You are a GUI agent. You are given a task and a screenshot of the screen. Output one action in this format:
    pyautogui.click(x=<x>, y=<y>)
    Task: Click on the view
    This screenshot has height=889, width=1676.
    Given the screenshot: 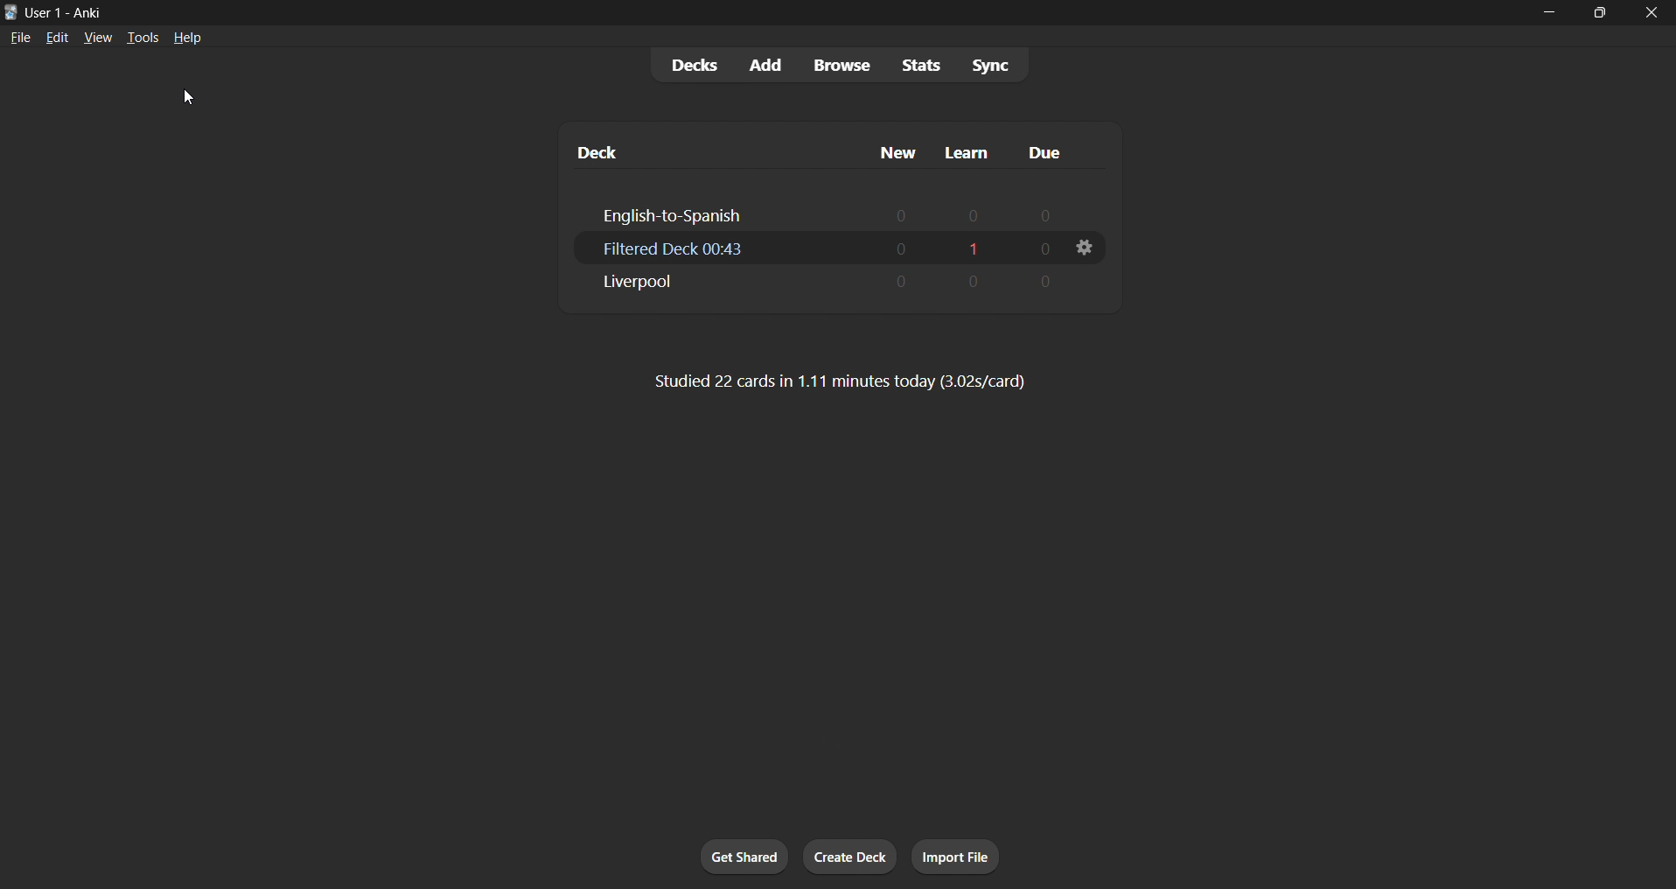 What is the action you would take?
    pyautogui.click(x=96, y=40)
    